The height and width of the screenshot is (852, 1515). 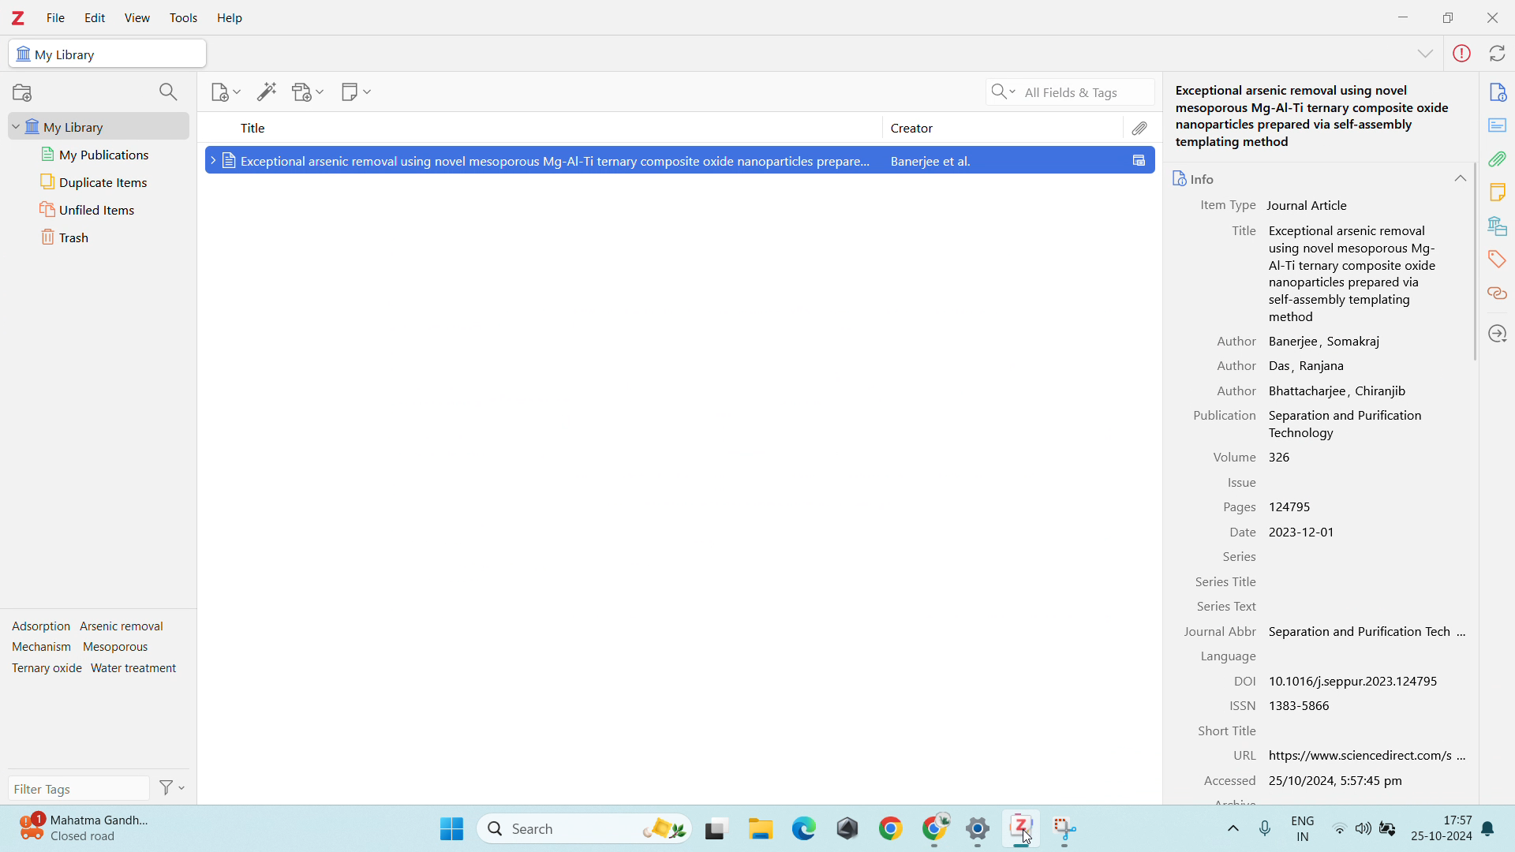 What do you see at coordinates (1498, 191) in the screenshot?
I see `notes` at bounding box center [1498, 191].